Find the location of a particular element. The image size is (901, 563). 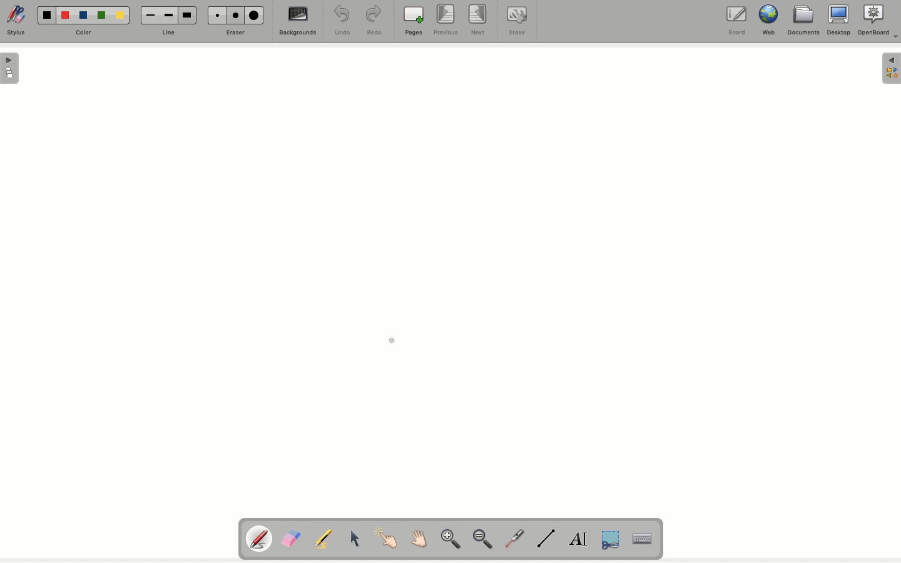

Line is located at coordinates (547, 539).